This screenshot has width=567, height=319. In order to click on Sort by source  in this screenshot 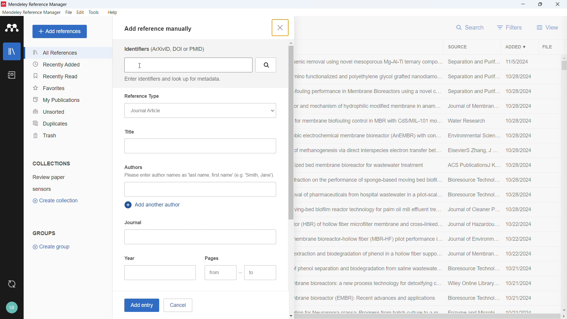, I will do `click(457, 47)`.